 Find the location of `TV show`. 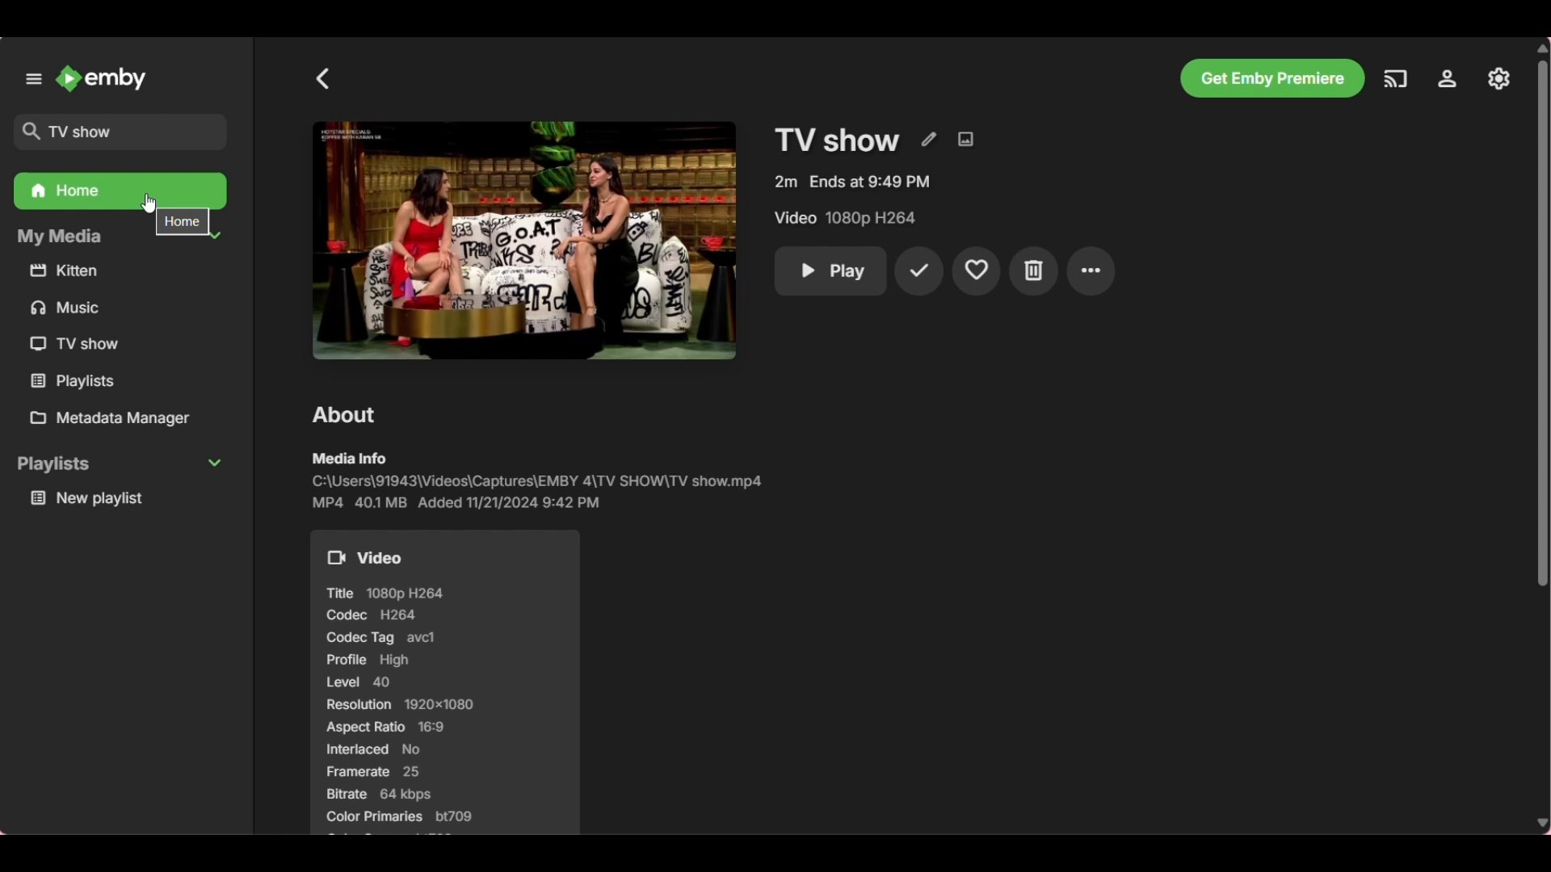

TV show is located at coordinates (837, 140).